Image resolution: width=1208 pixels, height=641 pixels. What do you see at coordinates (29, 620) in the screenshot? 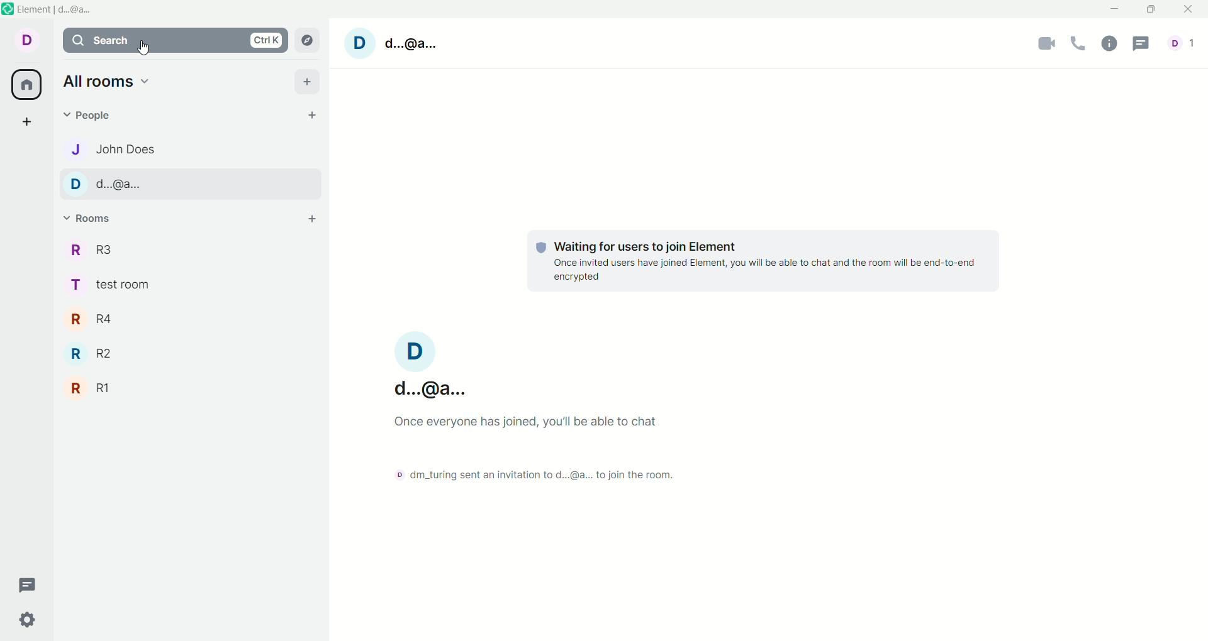
I see `quick settings` at bounding box center [29, 620].